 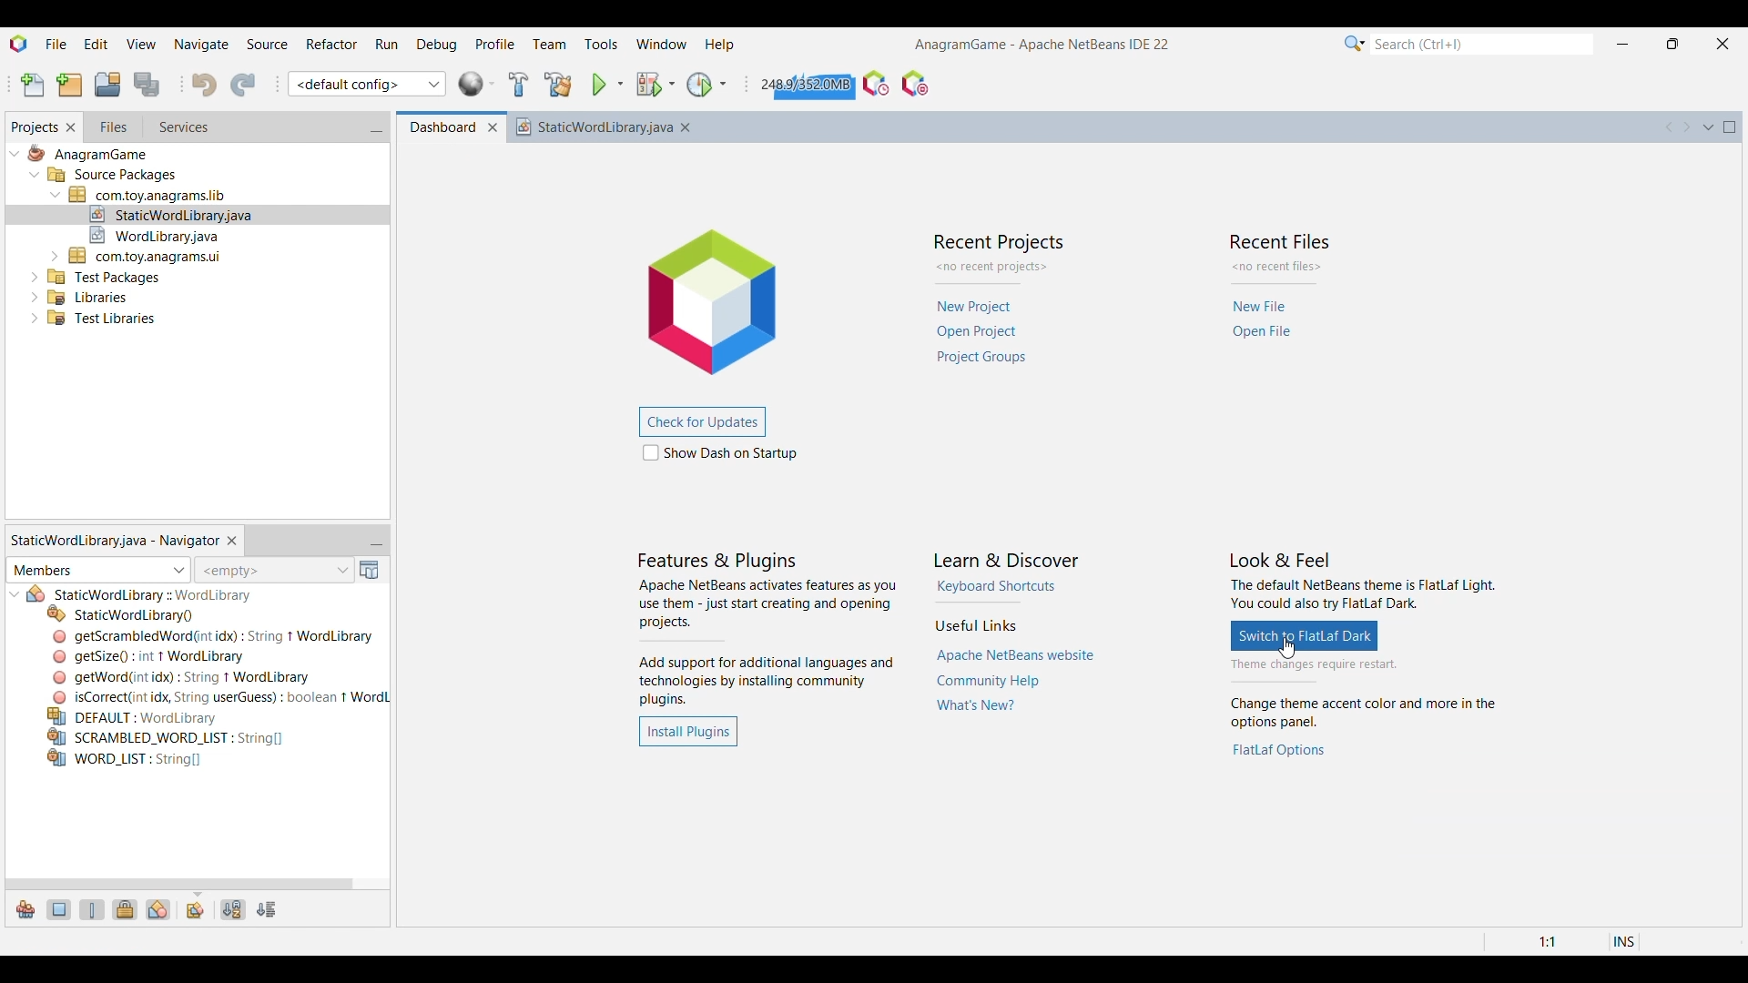 I want to click on Type in search, so click(x=1481, y=44).